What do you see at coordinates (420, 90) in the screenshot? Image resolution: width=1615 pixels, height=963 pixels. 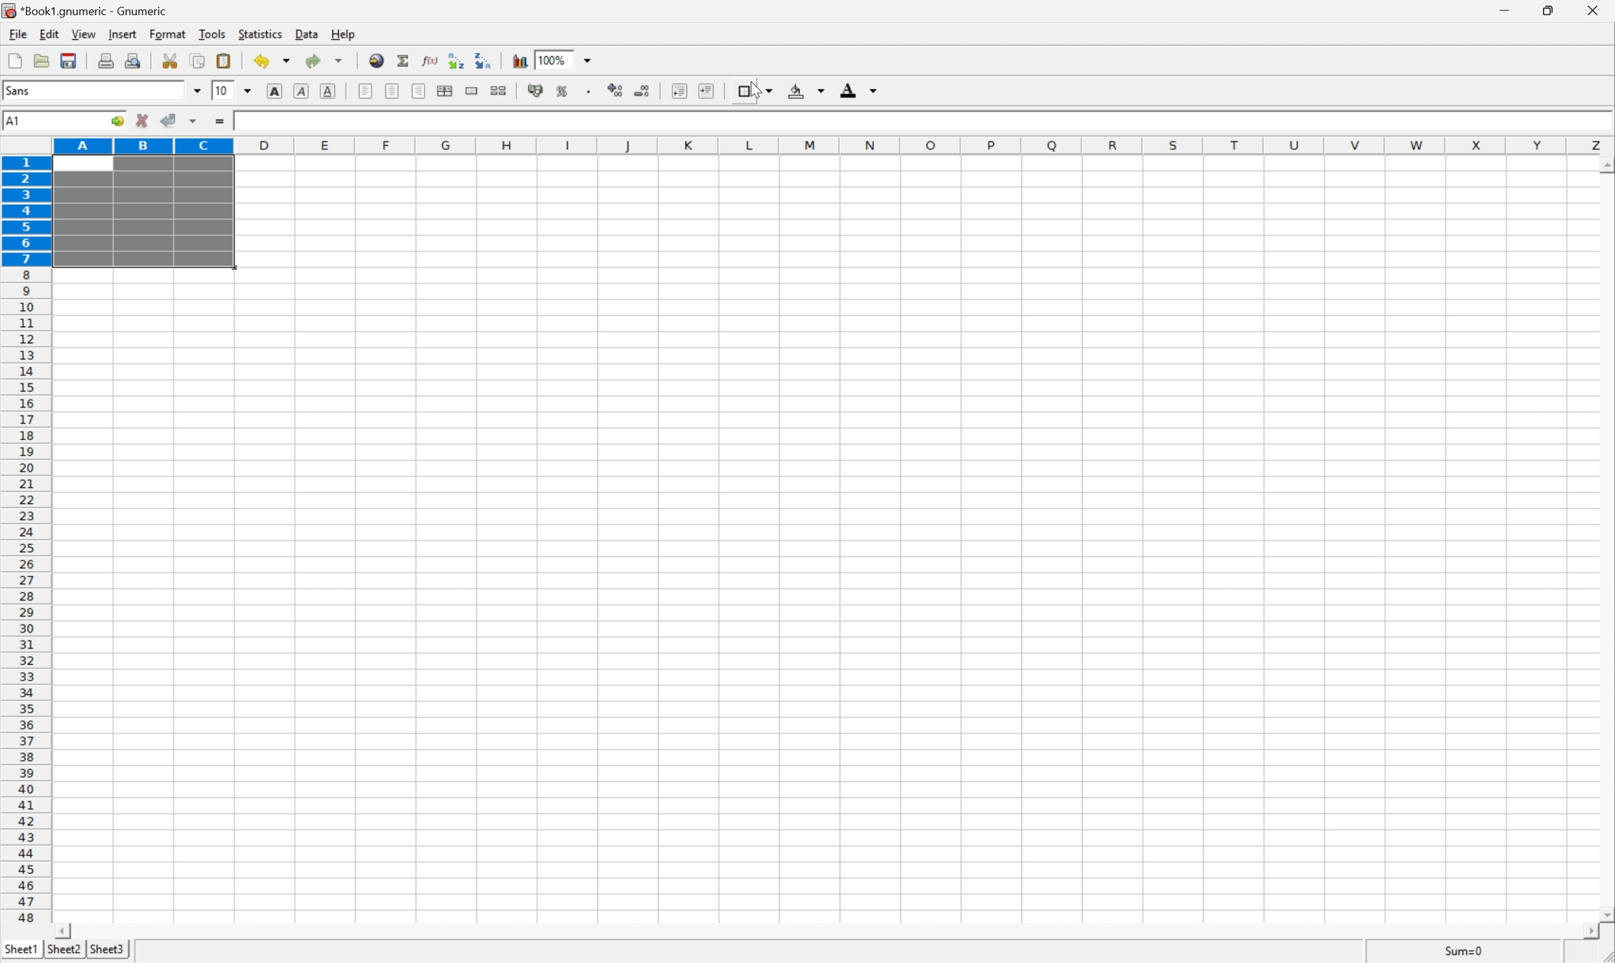 I see `Align Right` at bounding box center [420, 90].